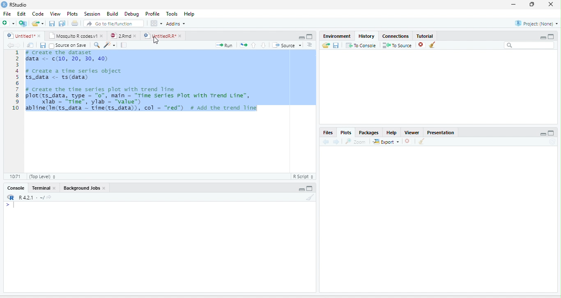 The image size is (561, 298). What do you see at coordinates (552, 133) in the screenshot?
I see `Maximize` at bounding box center [552, 133].